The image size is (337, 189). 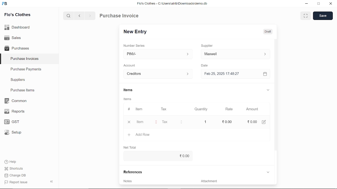 I want to click on full view, so click(x=306, y=16).